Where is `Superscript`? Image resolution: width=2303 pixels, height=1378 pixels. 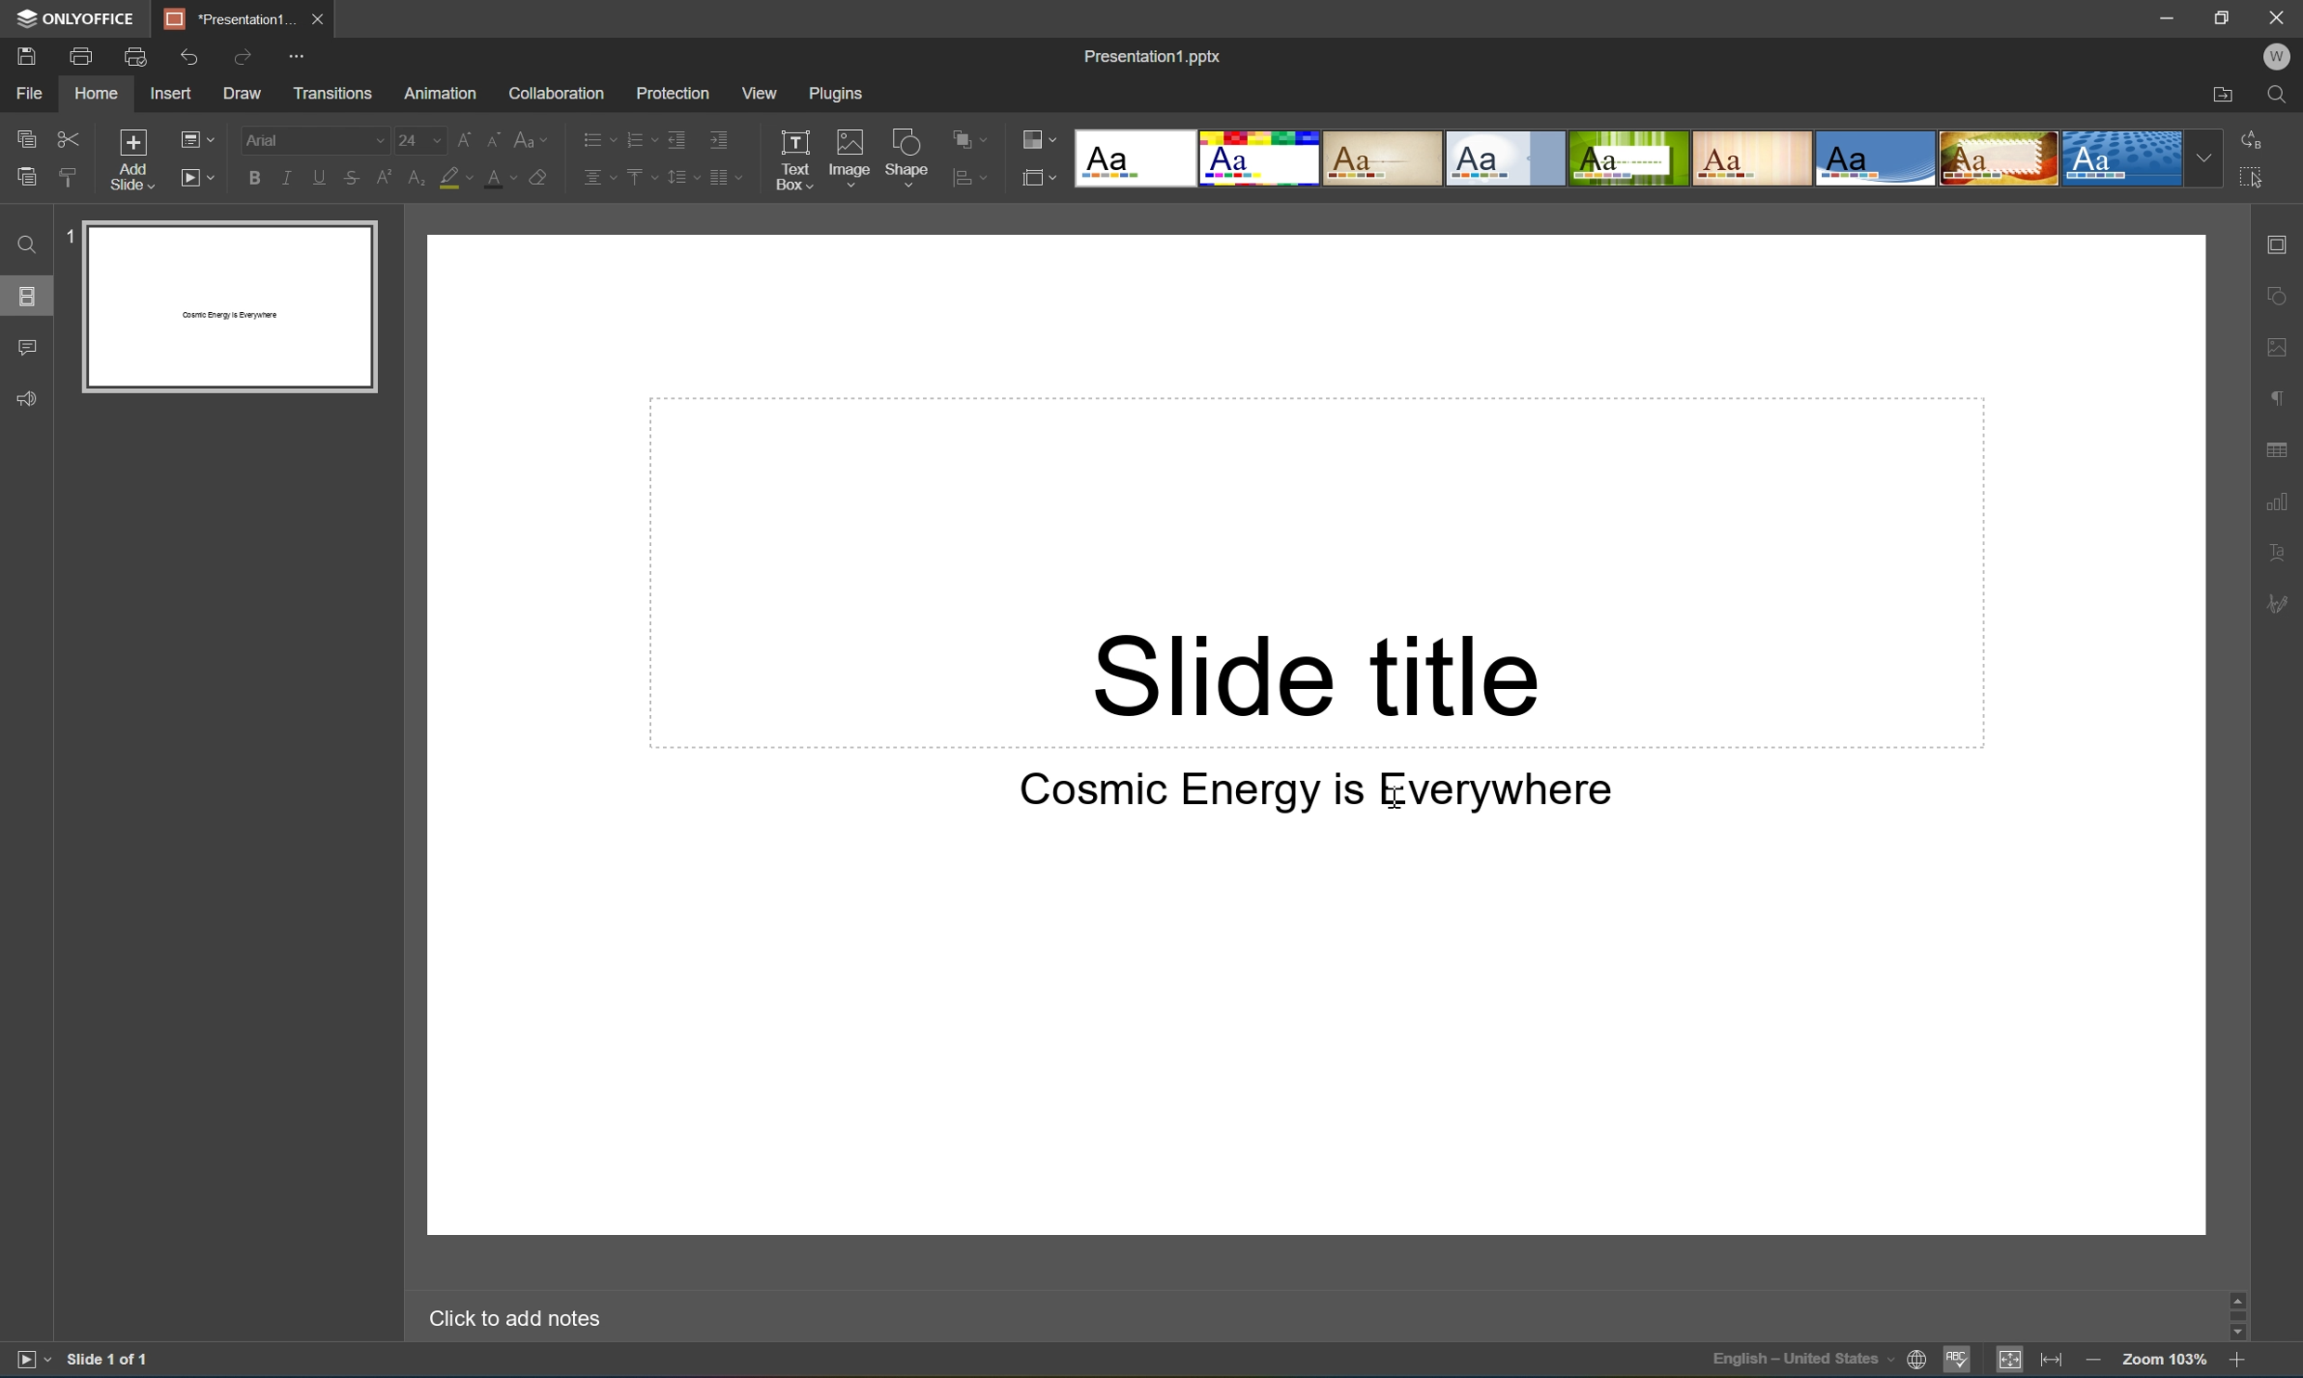 Superscript is located at coordinates (382, 175).